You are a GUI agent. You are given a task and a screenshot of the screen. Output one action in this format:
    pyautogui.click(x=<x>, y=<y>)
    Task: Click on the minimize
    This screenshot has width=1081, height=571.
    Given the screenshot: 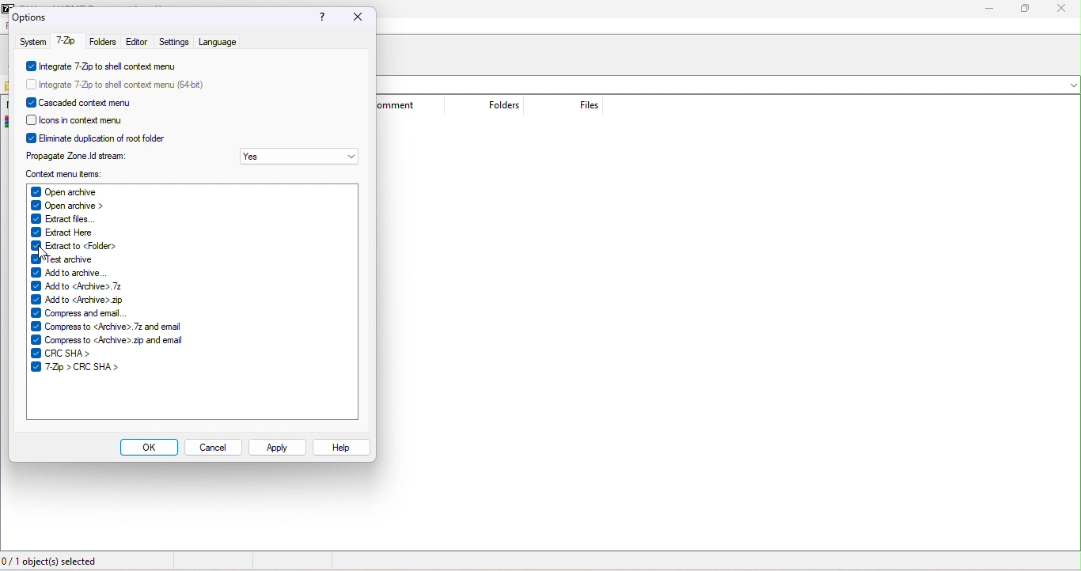 What is the action you would take?
    pyautogui.click(x=990, y=9)
    